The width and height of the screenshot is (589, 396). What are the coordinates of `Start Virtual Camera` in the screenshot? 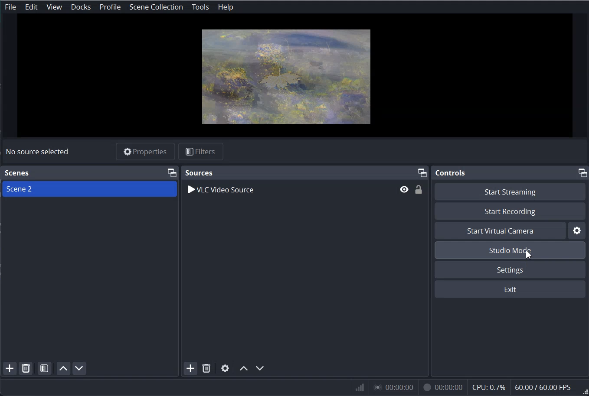 It's located at (500, 230).